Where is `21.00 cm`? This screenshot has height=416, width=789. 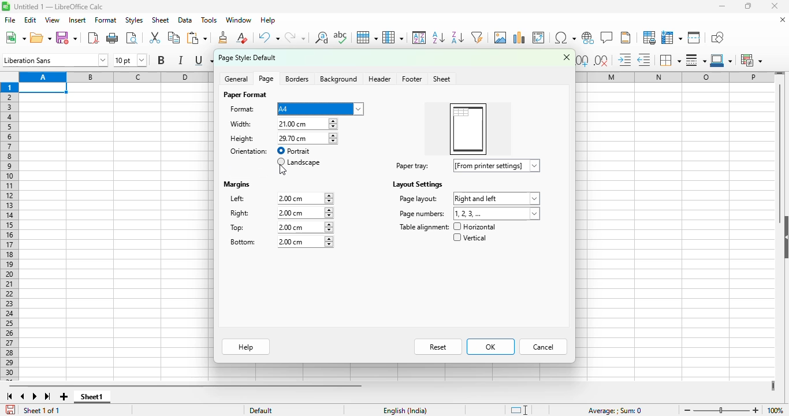
21.00 cm is located at coordinates (307, 124).